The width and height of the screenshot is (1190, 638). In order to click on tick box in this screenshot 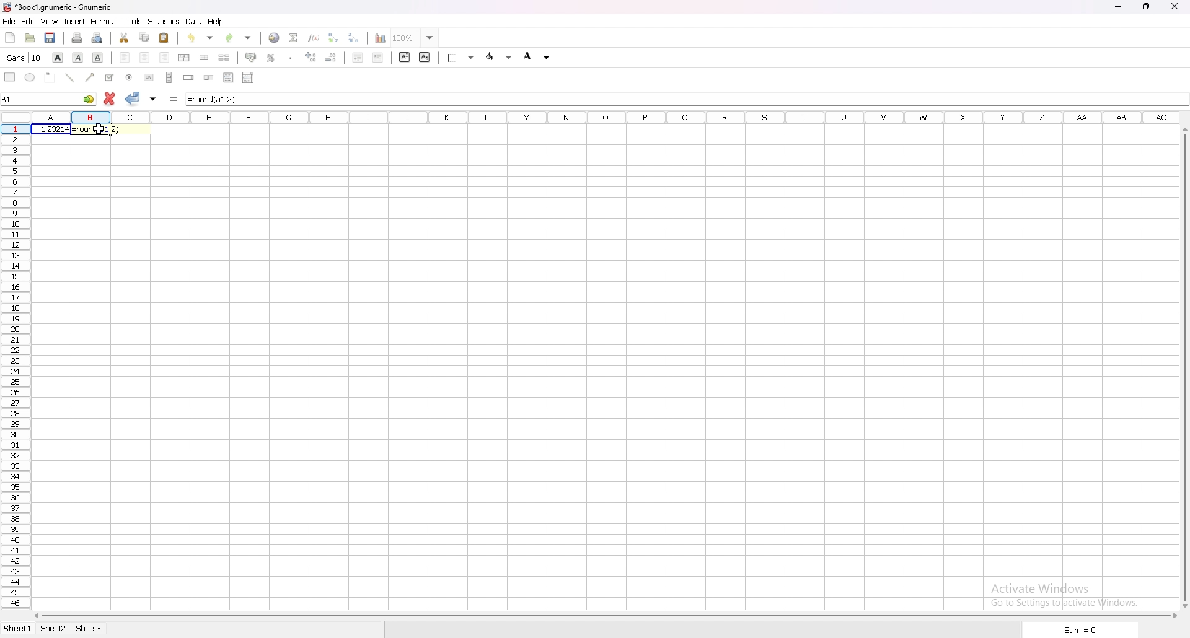, I will do `click(108, 77)`.